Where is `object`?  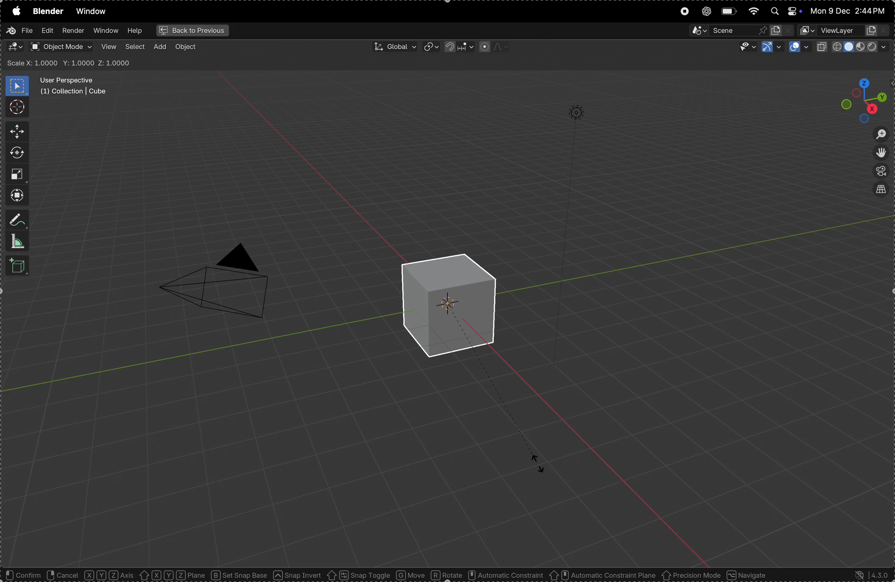
object is located at coordinates (188, 48).